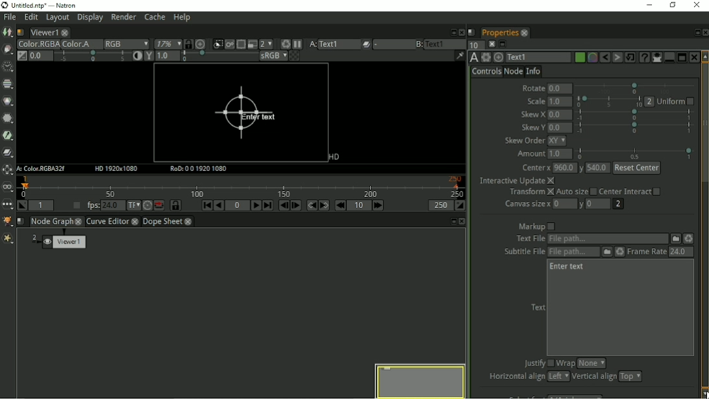 This screenshot has width=709, height=399. What do you see at coordinates (360, 205) in the screenshot?
I see `Frame increment` at bounding box center [360, 205].